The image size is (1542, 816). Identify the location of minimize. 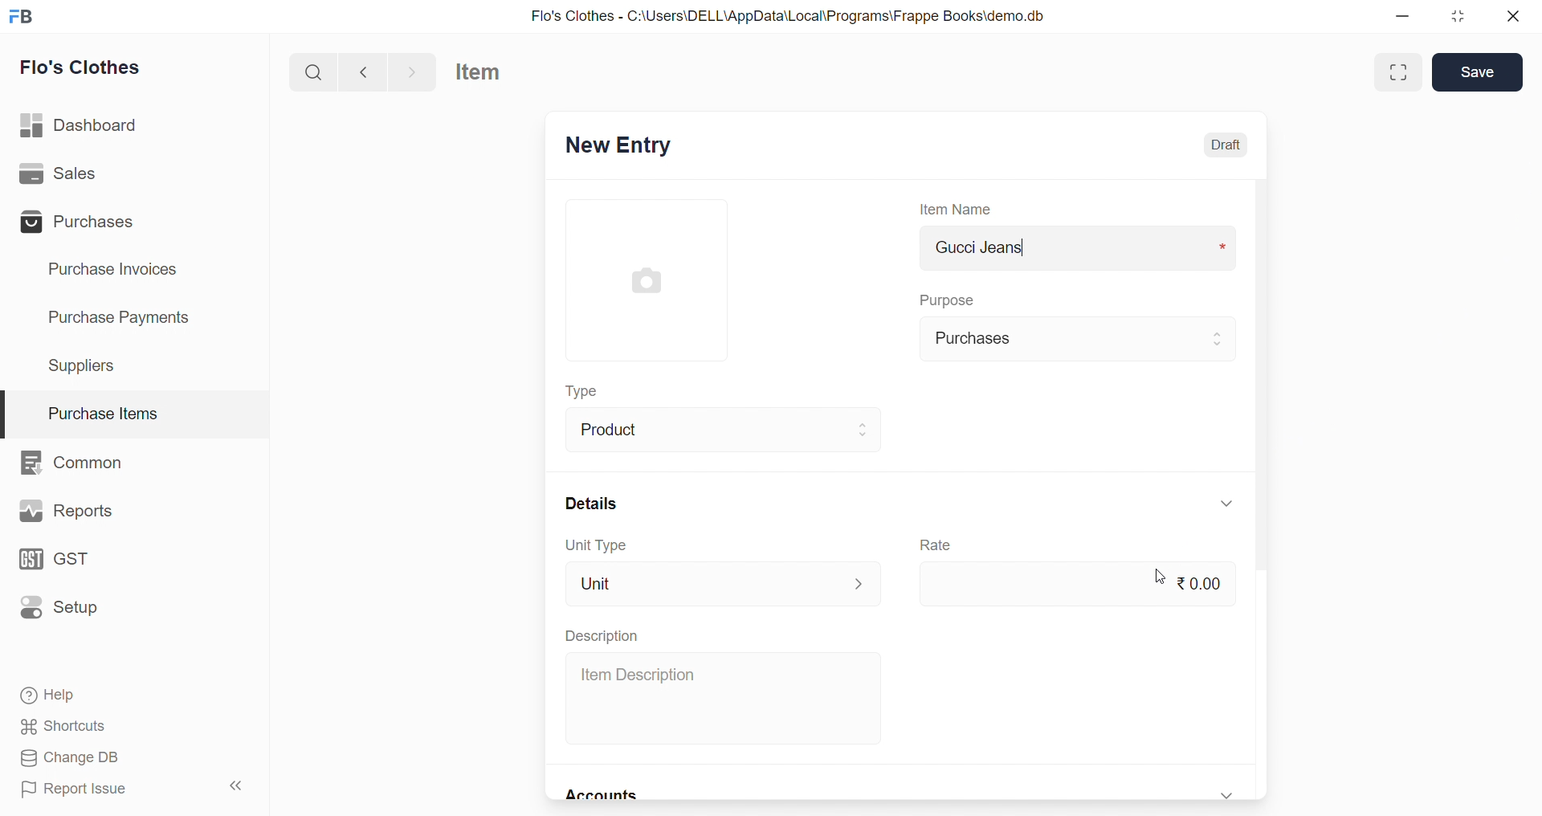
(1409, 16).